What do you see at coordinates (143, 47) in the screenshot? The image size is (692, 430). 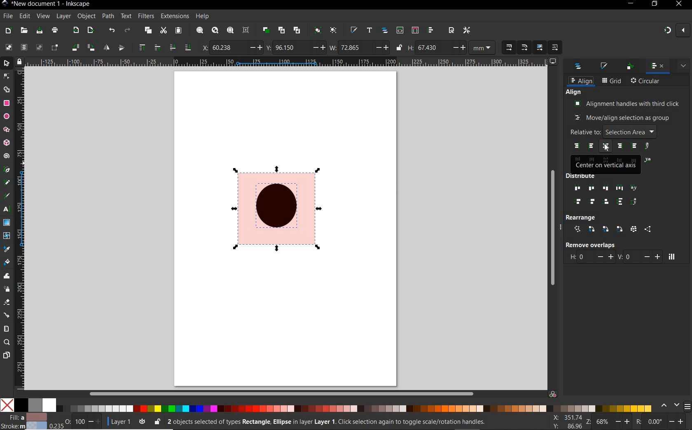 I see `raise to top` at bounding box center [143, 47].